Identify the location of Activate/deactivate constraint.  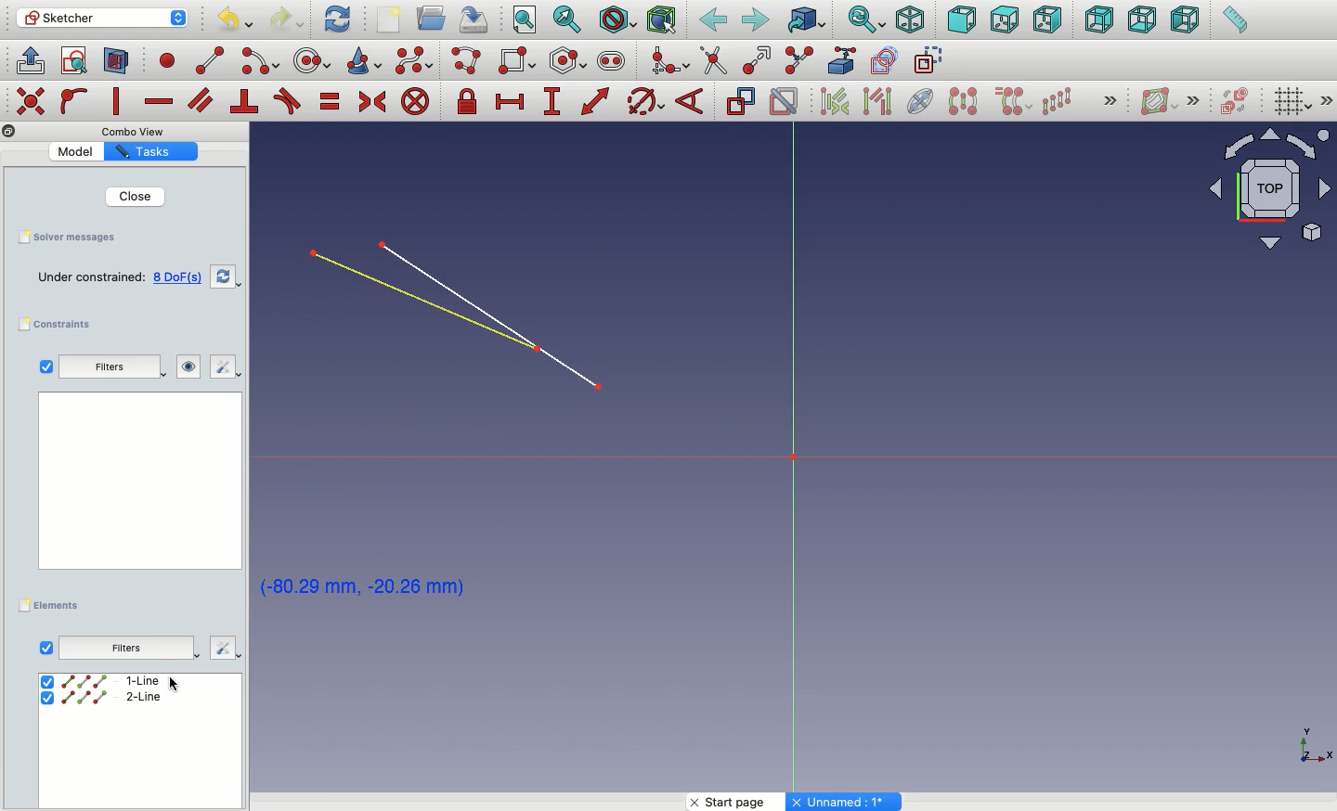
(785, 101).